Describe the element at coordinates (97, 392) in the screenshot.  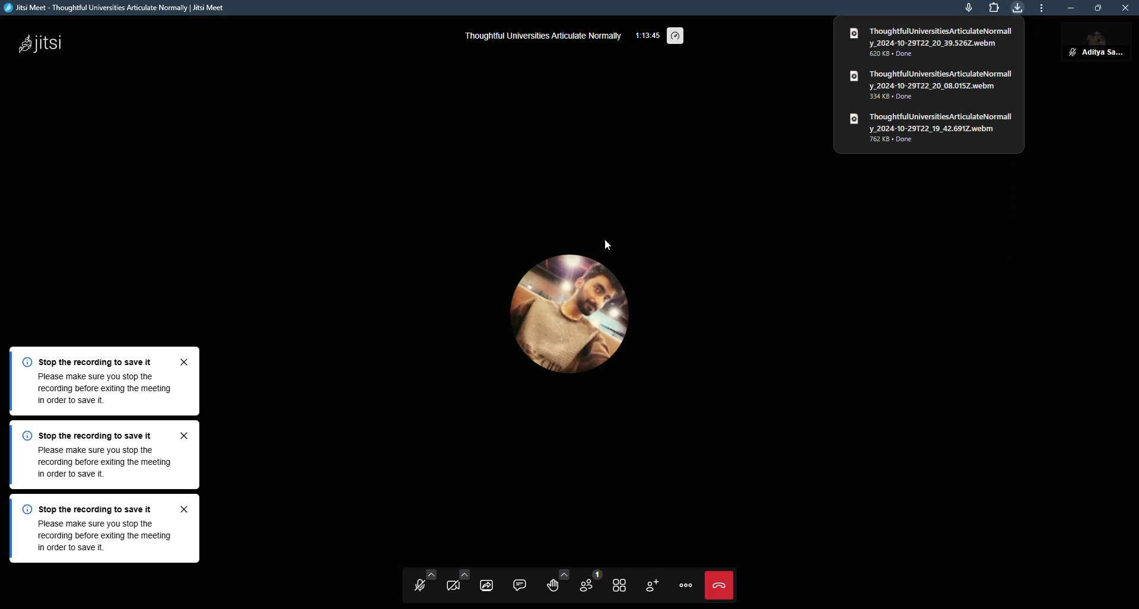
I see `Please make sure you stop the
recording before exiting the meeting
in order to save it` at that location.